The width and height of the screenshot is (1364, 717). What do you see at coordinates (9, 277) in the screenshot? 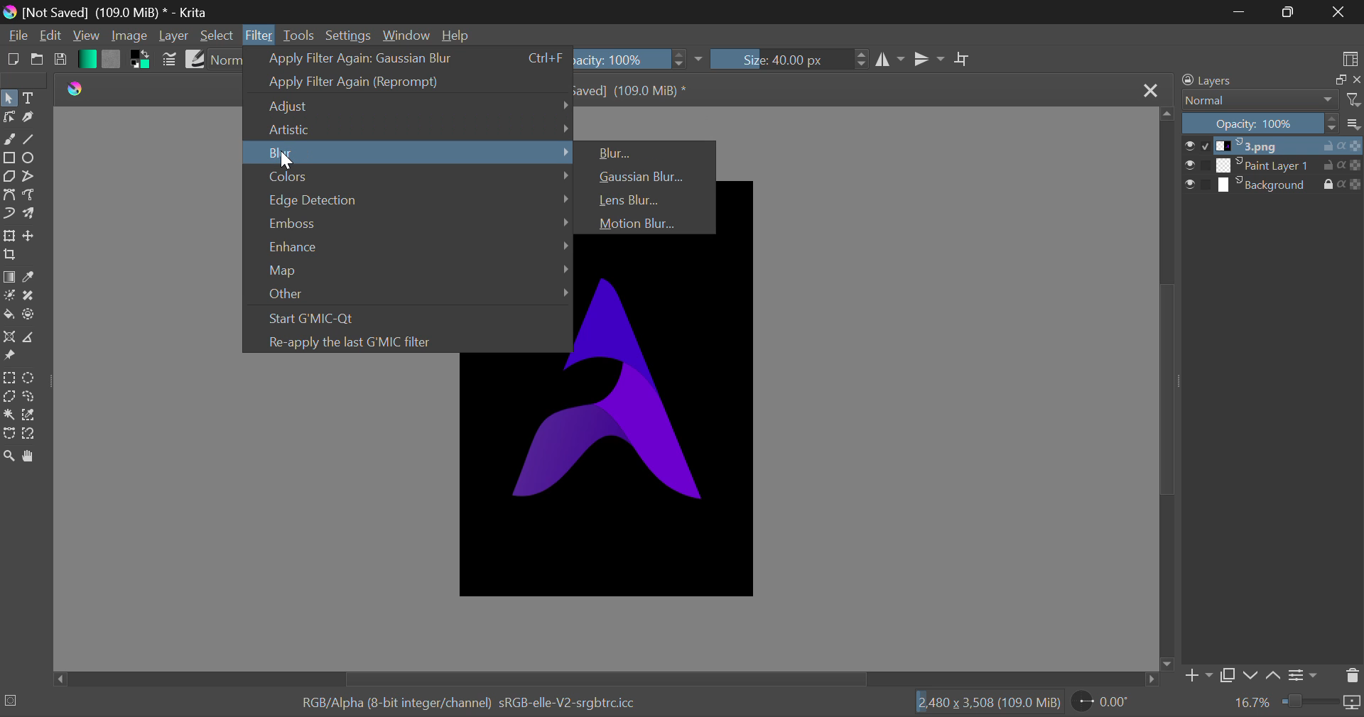
I see `Gradient Fill` at bounding box center [9, 277].